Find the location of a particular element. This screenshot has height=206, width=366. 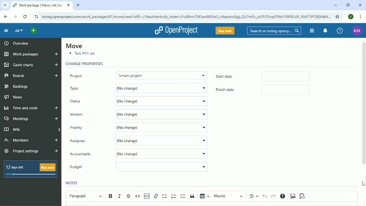

Accountable is located at coordinates (88, 154).